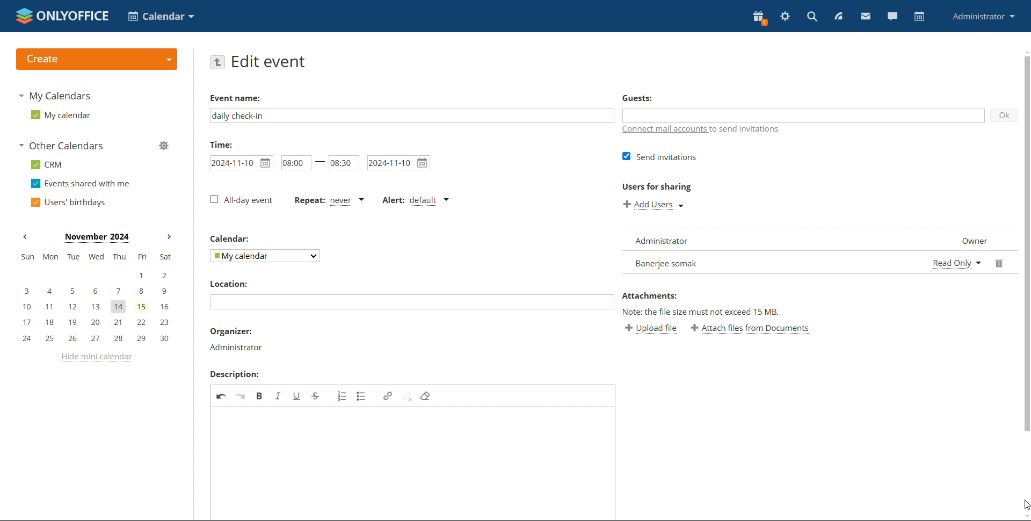 This screenshot has height=521, width=1031. Describe the element at coordinates (62, 16) in the screenshot. I see `logo` at that location.